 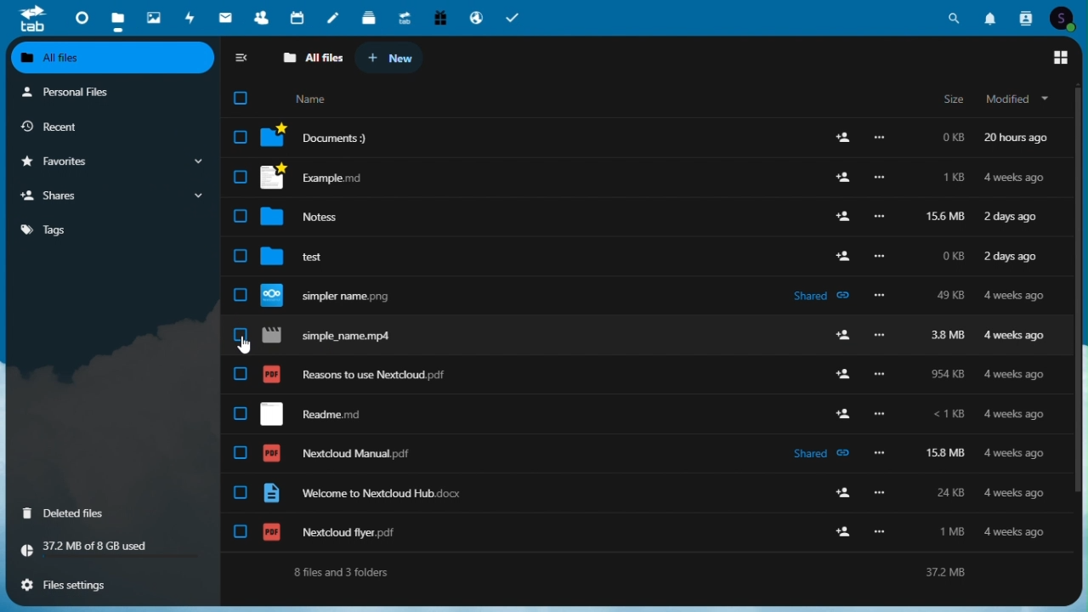 I want to click on Contacts, so click(x=263, y=19).